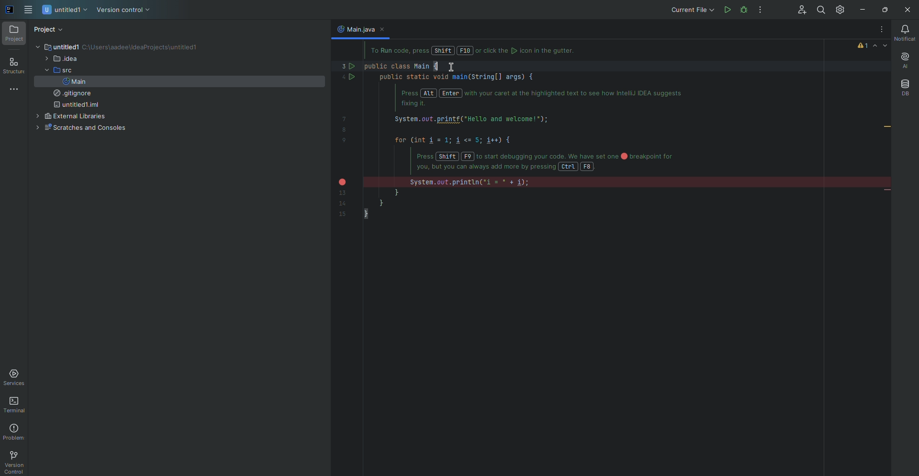 The width and height of the screenshot is (919, 476). What do you see at coordinates (873, 45) in the screenshot?
I see `Error` at bounding box center [873, 45].